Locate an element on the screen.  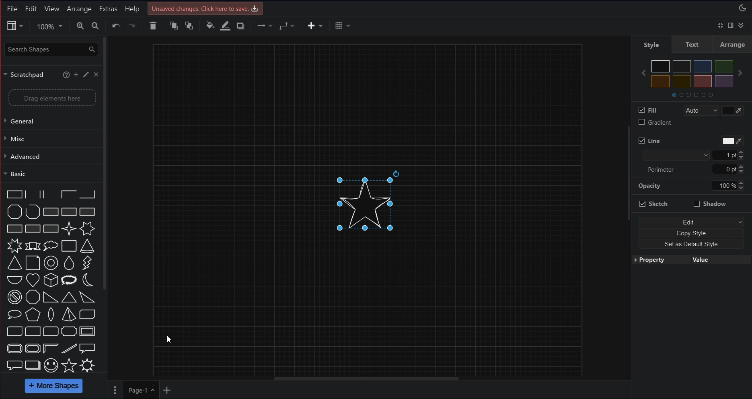
partial rectangle is located at coordinates (14, 194).